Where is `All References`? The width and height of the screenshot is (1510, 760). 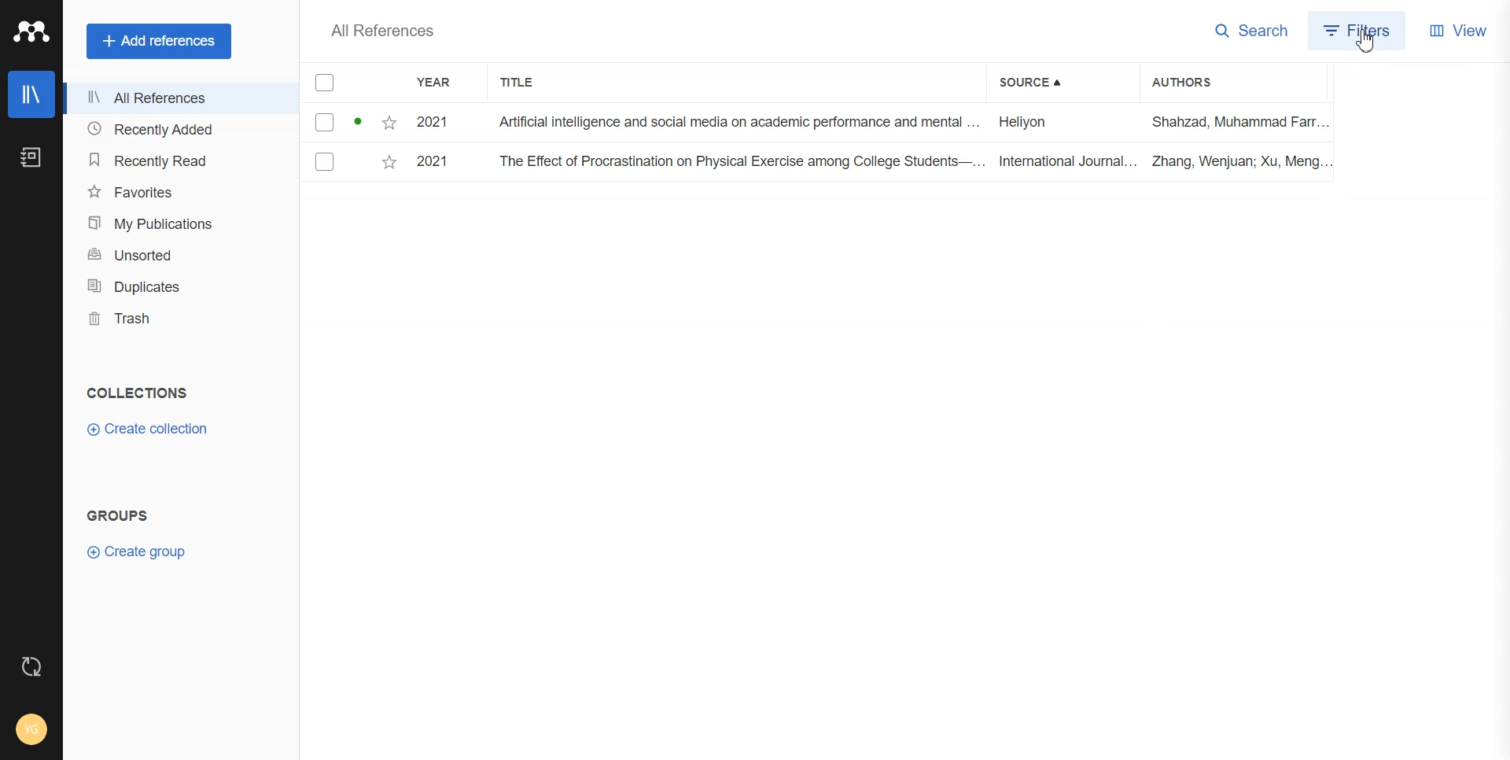 All References is located at coordinates (168, 98).